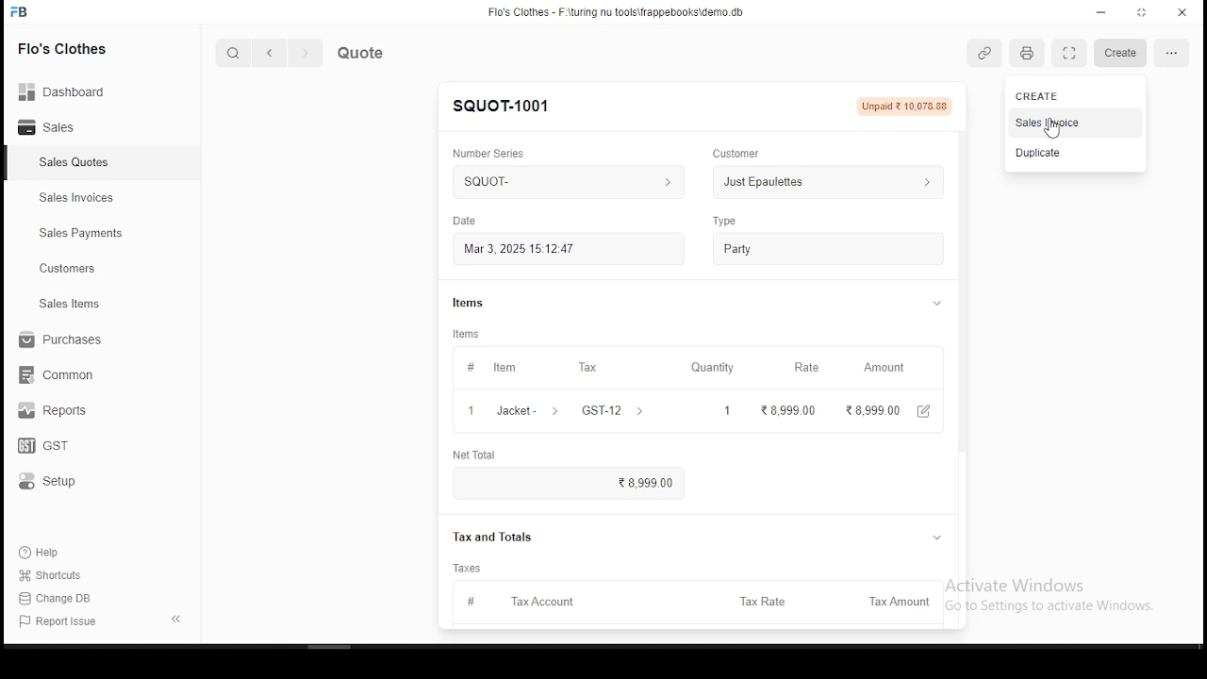 This screenshot has height=679, width=1207. What do you see at coordinates (501, 538) in the screenshot?
I see `Tax and Totals` at bounding box center [501, 538].